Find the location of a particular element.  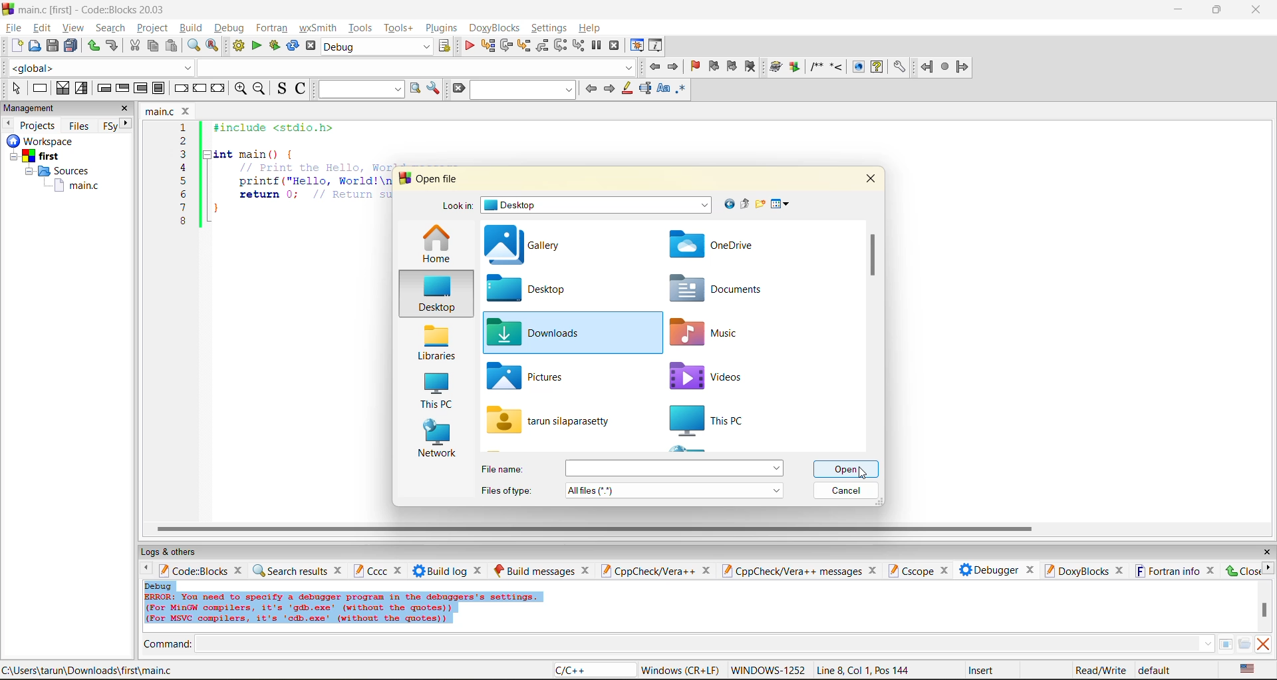

close is located at coordinates (943, 571).